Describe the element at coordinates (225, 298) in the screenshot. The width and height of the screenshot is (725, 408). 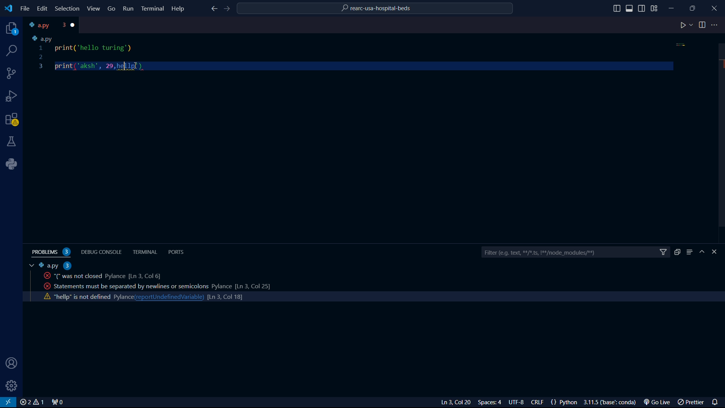
I see `line count` at that location.